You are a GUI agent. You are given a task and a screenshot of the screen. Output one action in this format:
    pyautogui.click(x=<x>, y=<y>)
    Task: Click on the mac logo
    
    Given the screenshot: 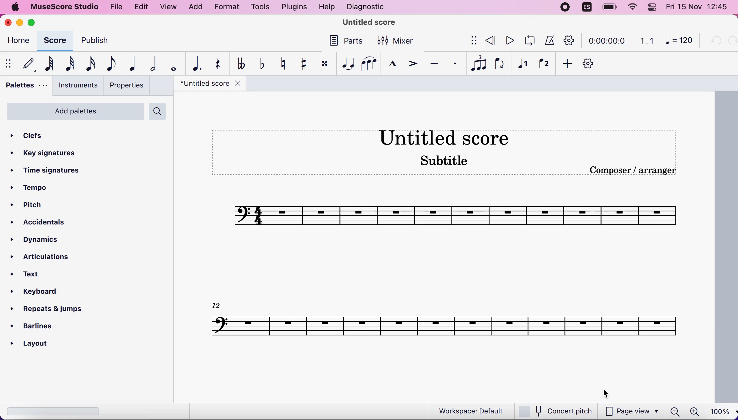 What is the action you would take?
    pyautogui.click(x=15, y=7)
    